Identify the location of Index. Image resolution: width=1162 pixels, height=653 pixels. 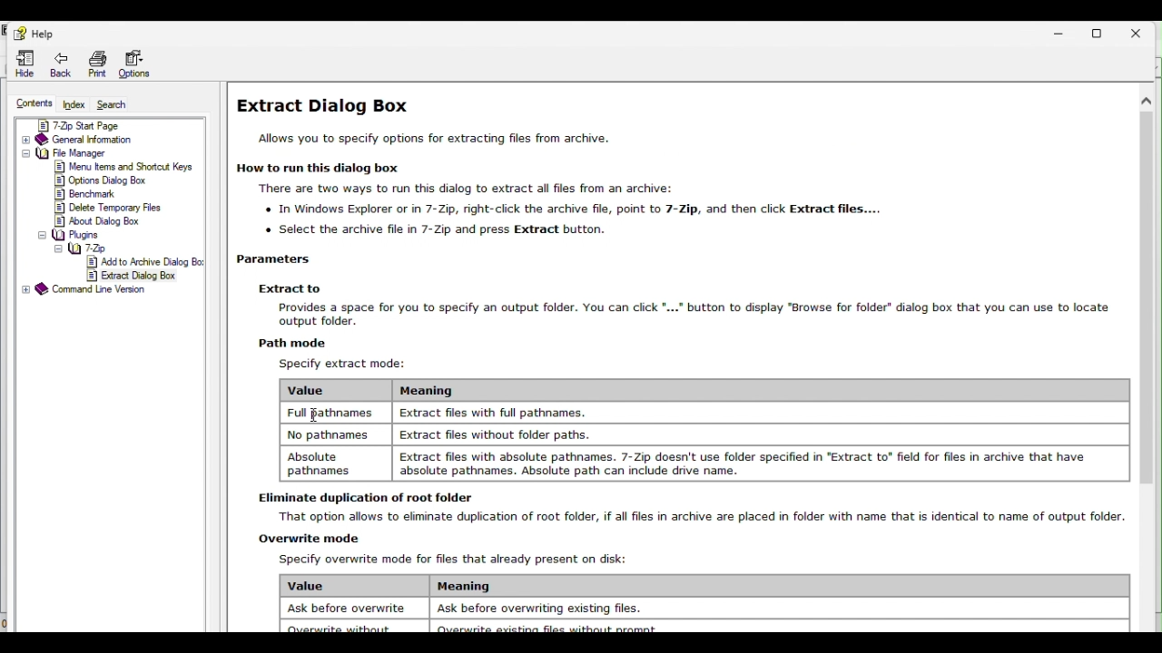
(74, 103).